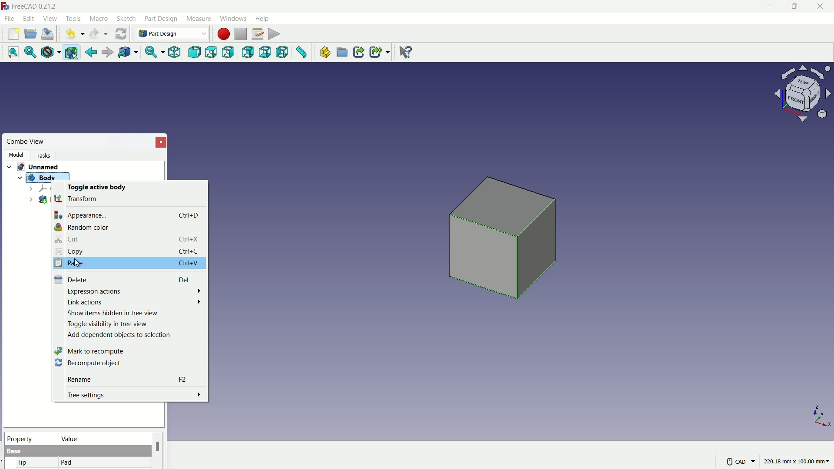 This screenshot has height=469, width=834. I want to click on Body, so click(46, 178).